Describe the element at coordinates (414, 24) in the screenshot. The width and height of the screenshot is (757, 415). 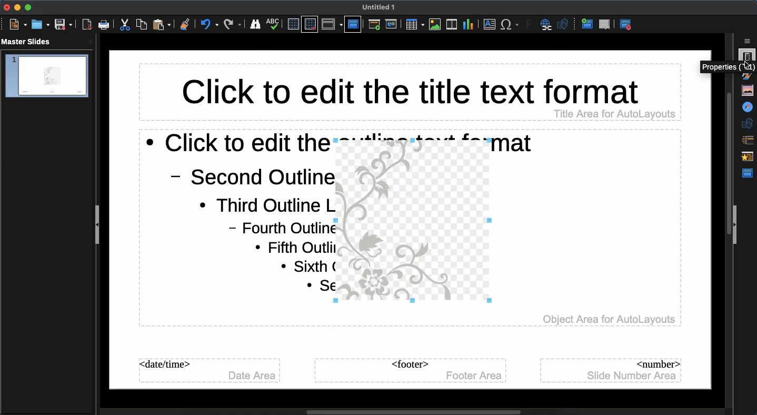
I see `Table` at that location.